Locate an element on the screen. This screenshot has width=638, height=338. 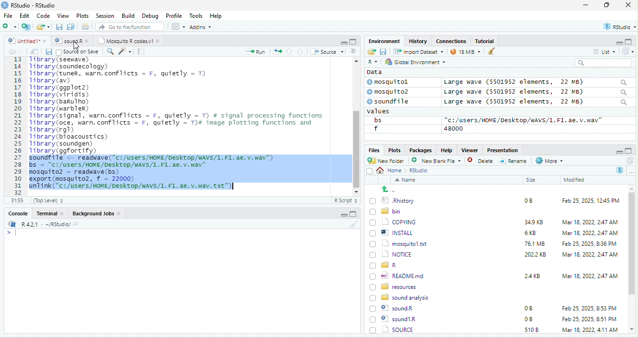
wo| READMEmd is located at coordinates (399, 275).